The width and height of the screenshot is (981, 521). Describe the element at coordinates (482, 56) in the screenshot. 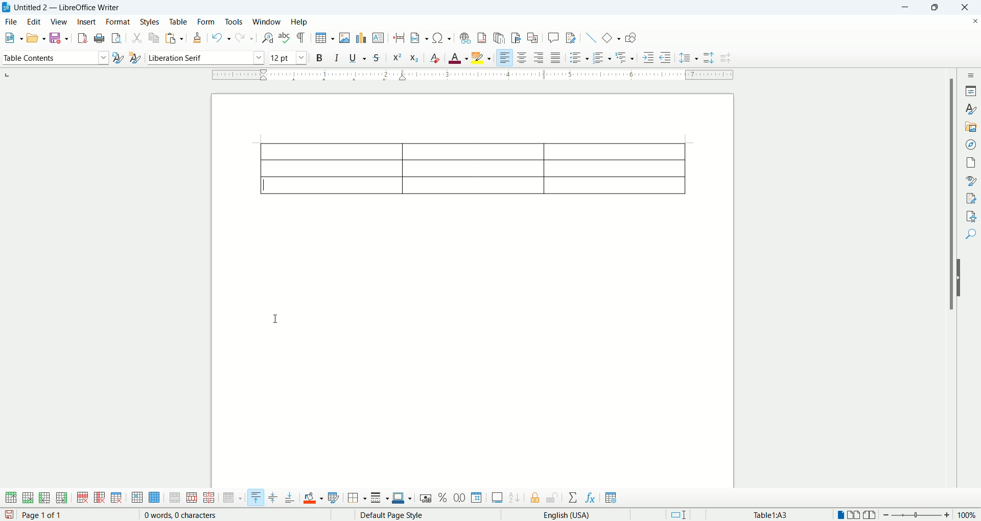

I see `highlighting color` at that location.